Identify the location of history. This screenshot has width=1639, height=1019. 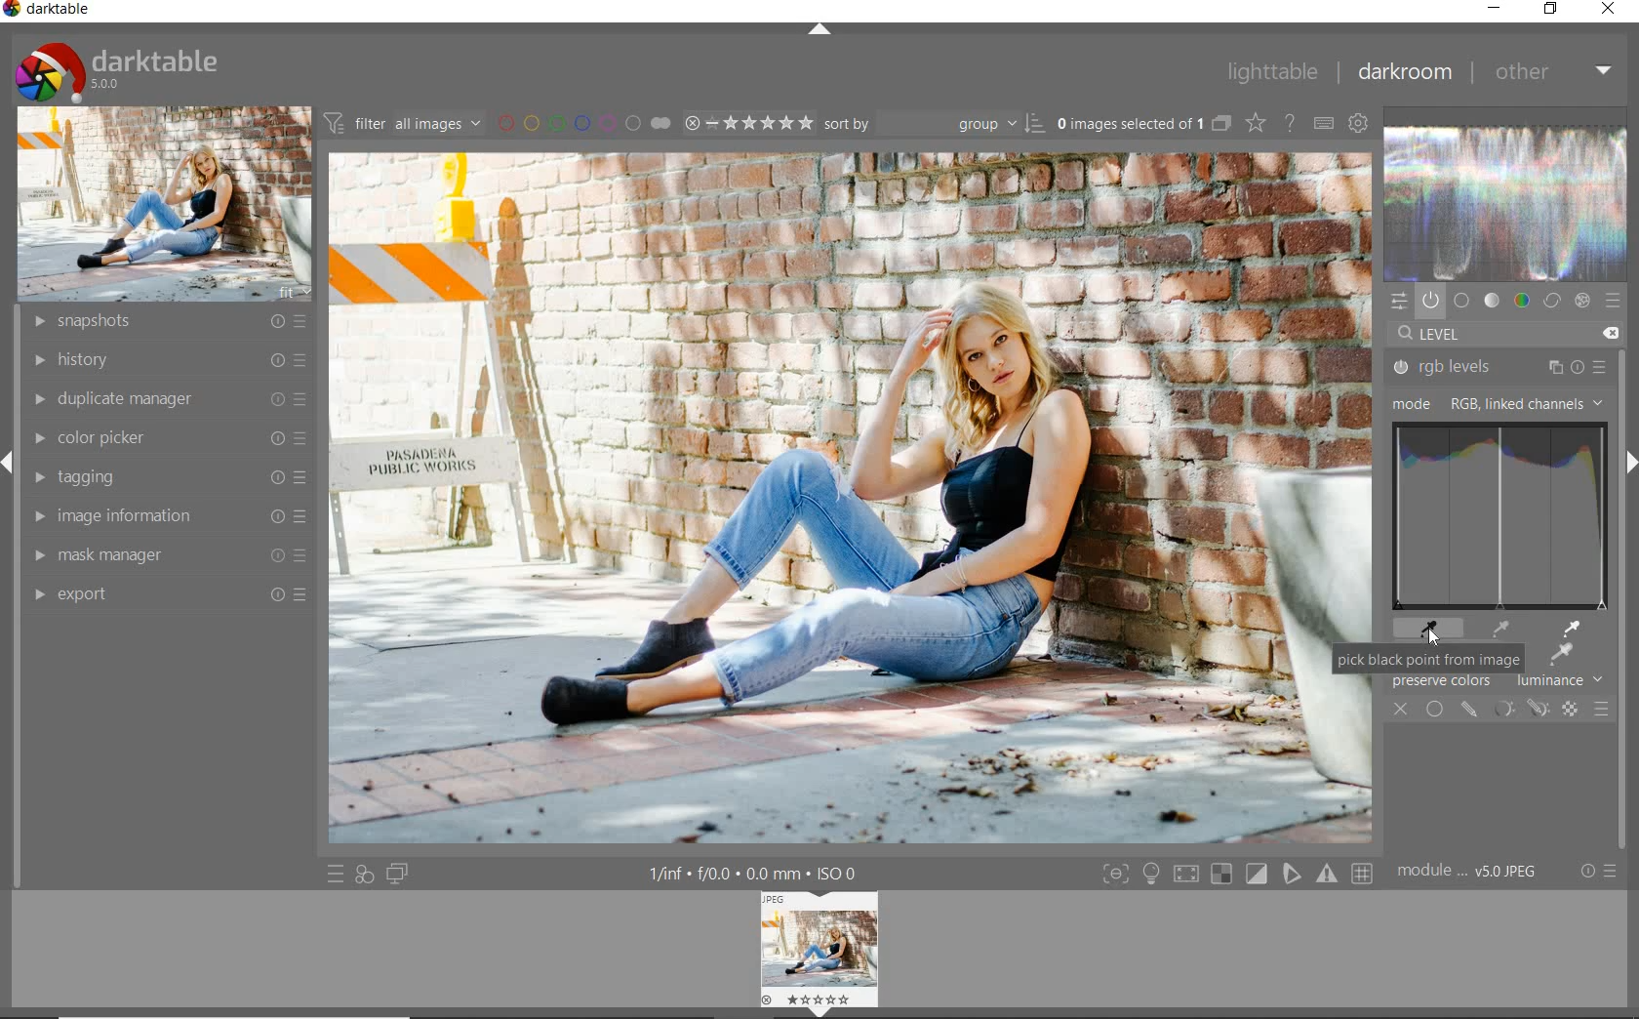
(167, 361).